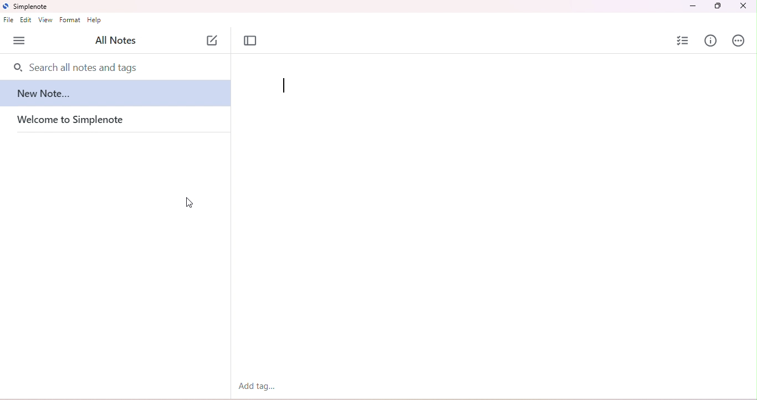  Describe the element at coordinates (70, 20) in the screenshot. I see `format` at that location.